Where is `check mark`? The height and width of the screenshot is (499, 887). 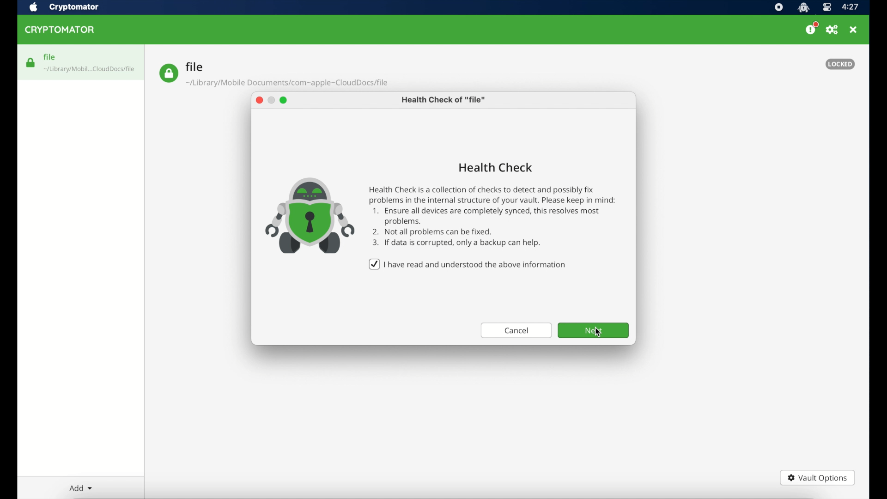
check mark is located at coordinates (373, 264).